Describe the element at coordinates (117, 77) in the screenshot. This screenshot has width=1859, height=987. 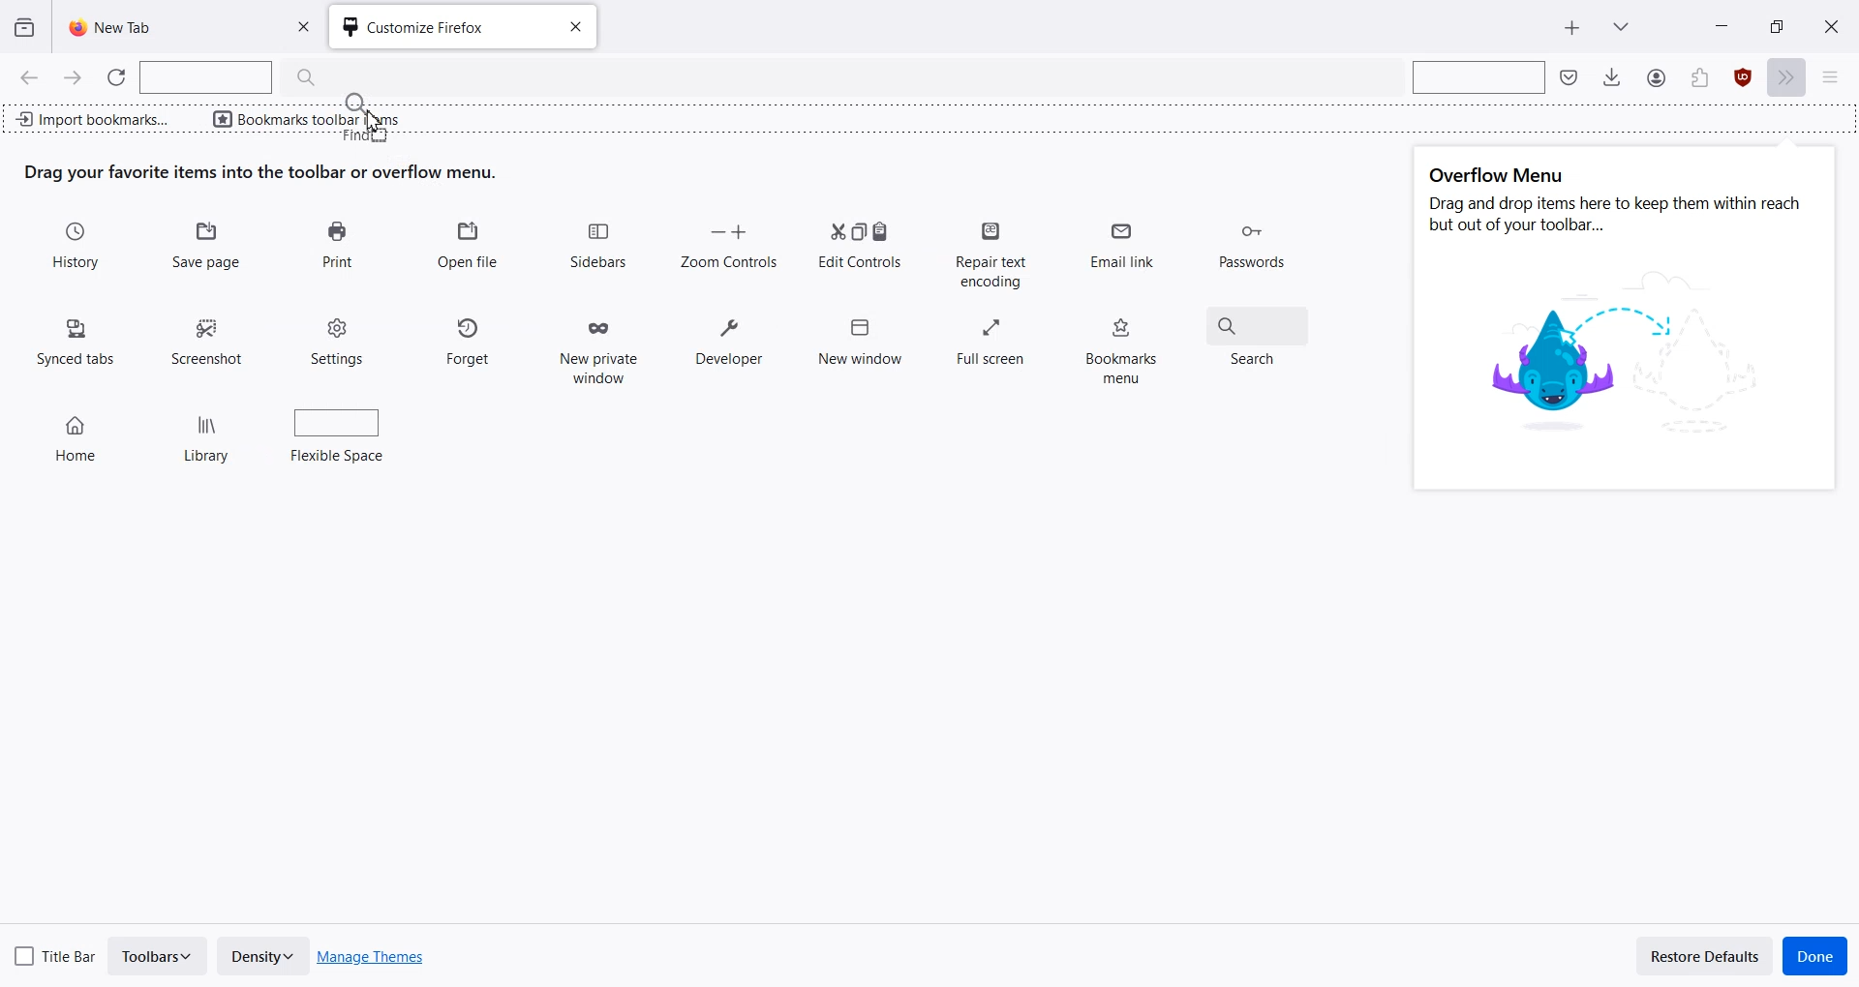
I see `Refresh` at that location.